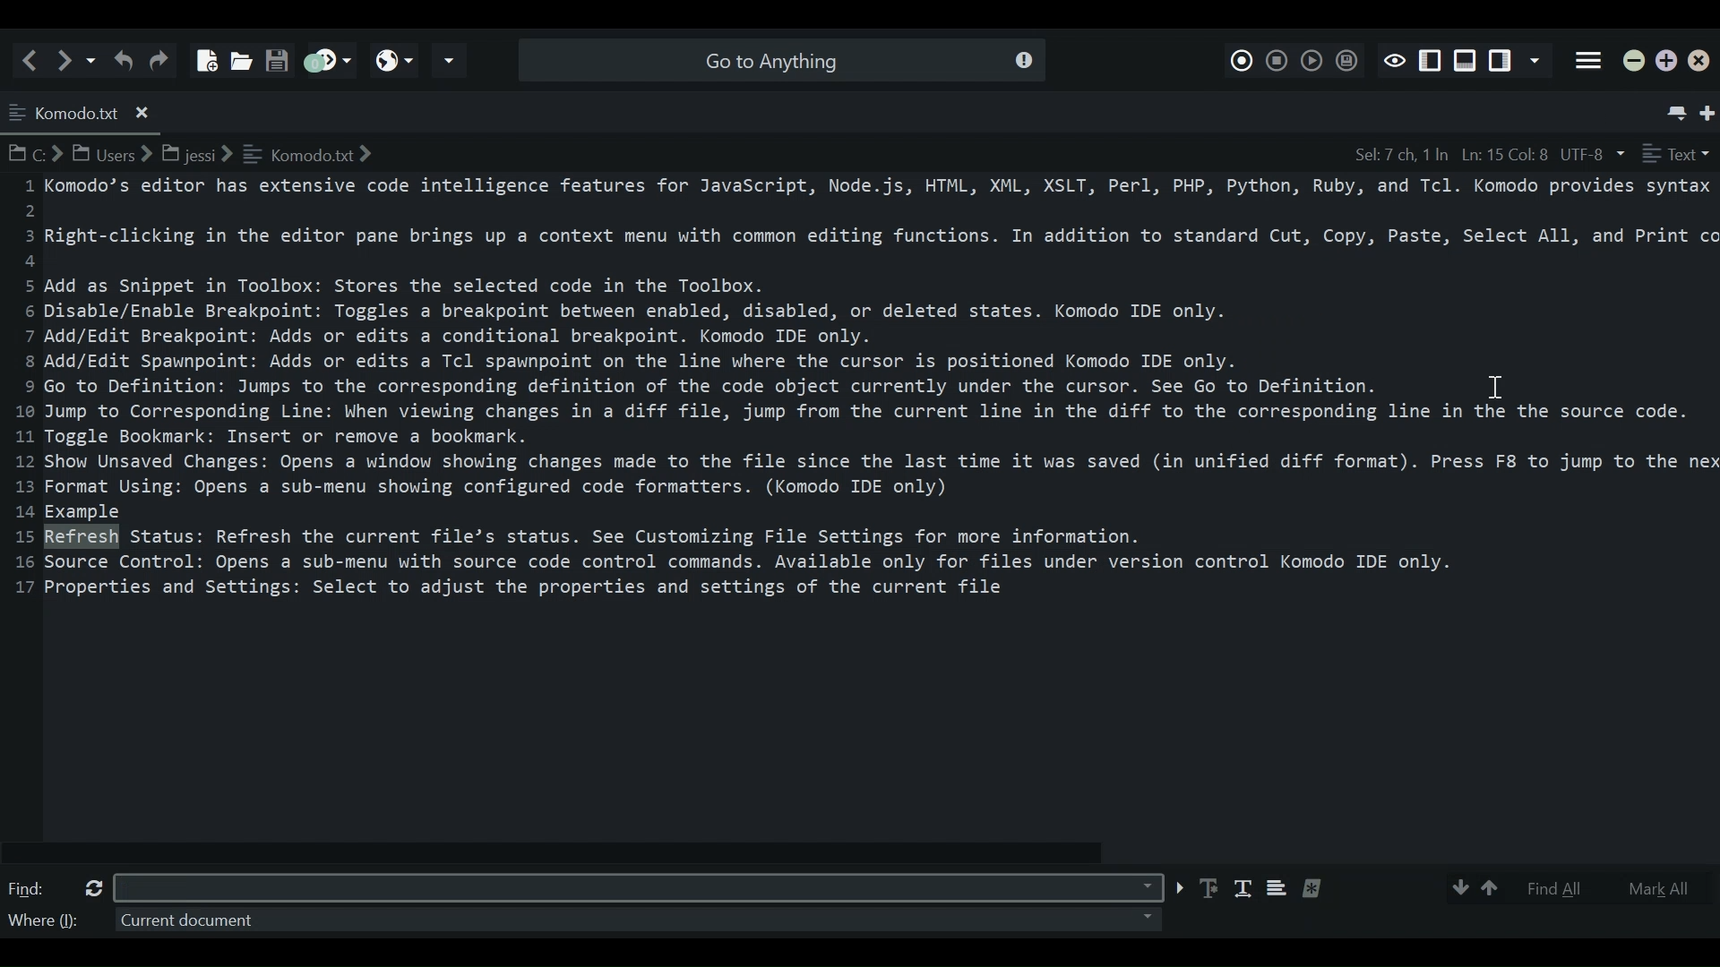 The width and height of the screenshot is (1720, 967). I want to click on Play Last Macro, so click(1311, 59).